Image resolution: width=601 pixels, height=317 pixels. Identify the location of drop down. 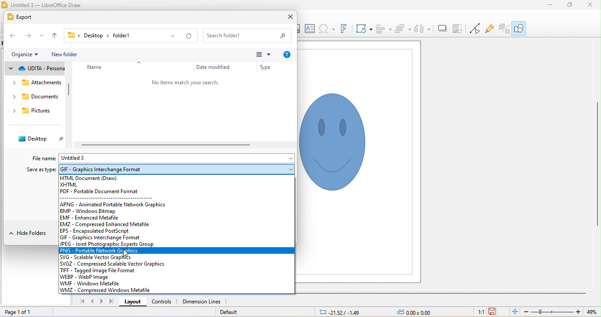
(14, 83).